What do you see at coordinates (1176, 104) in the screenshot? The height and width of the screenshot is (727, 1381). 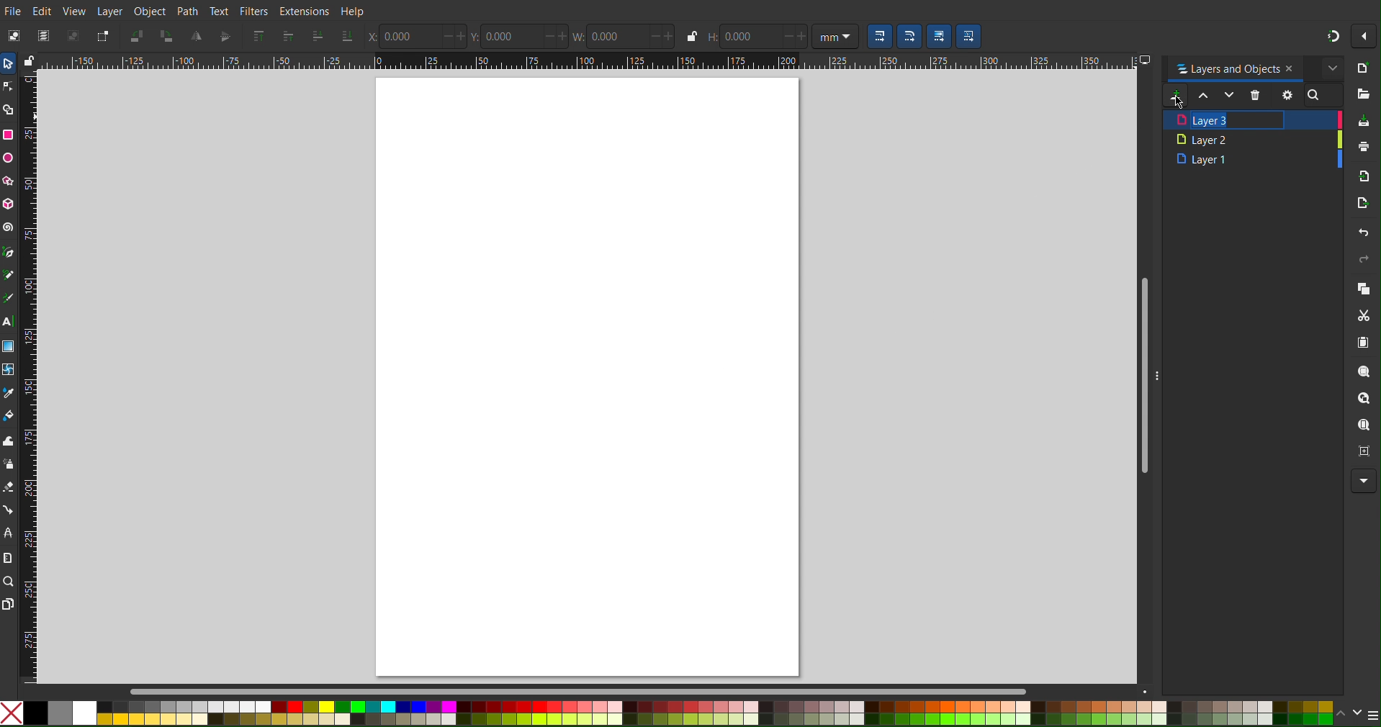 I see `Cursor at new layer` at bounding box center [1176, 104].